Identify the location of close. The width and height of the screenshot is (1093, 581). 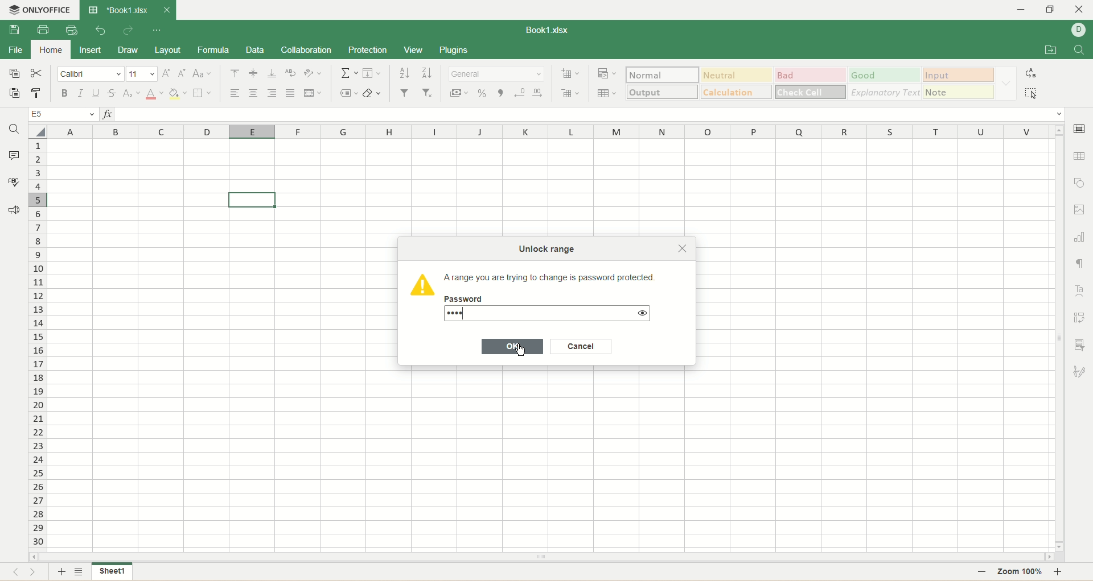
(1080, 10).